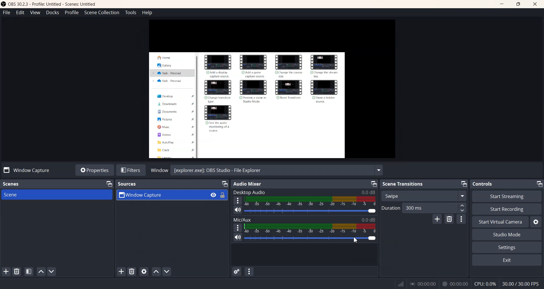 The height and width of the screenshot is (289, 544). What do you see at coordinates (237, 200) in the screenshot?
I see `More` at bounding box center [237, 200].